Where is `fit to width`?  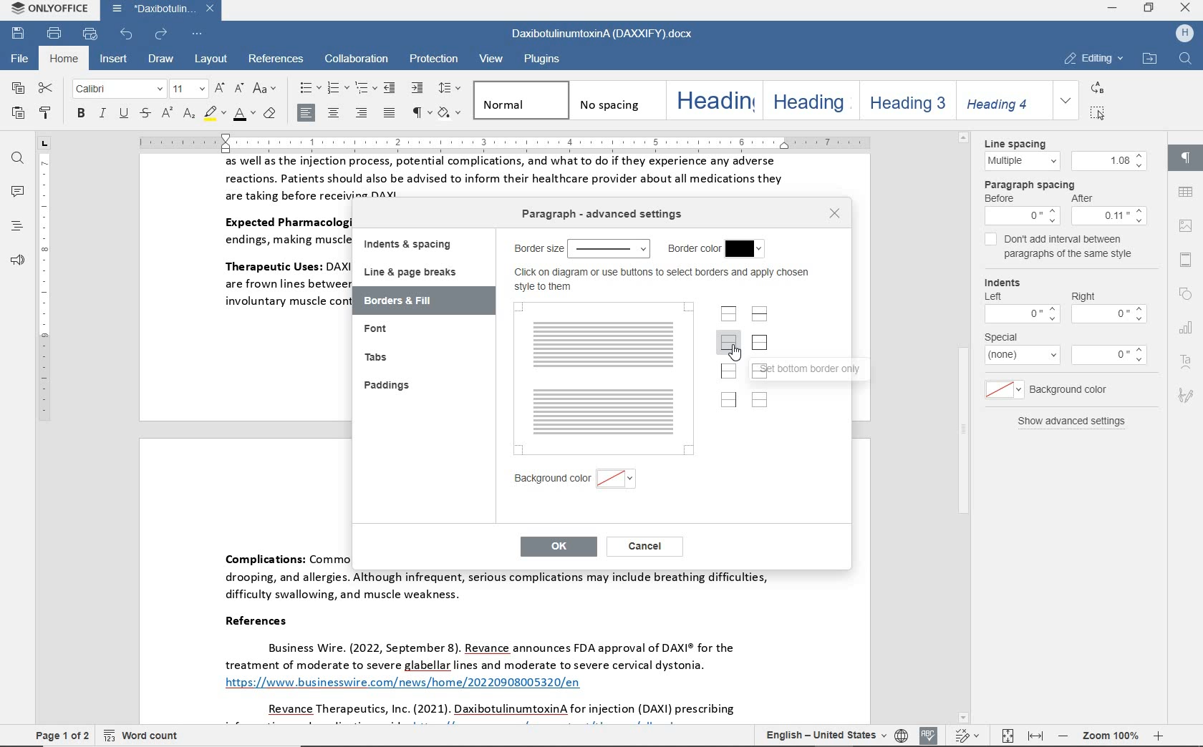
fit to width is located at coordinates (1034, 737).